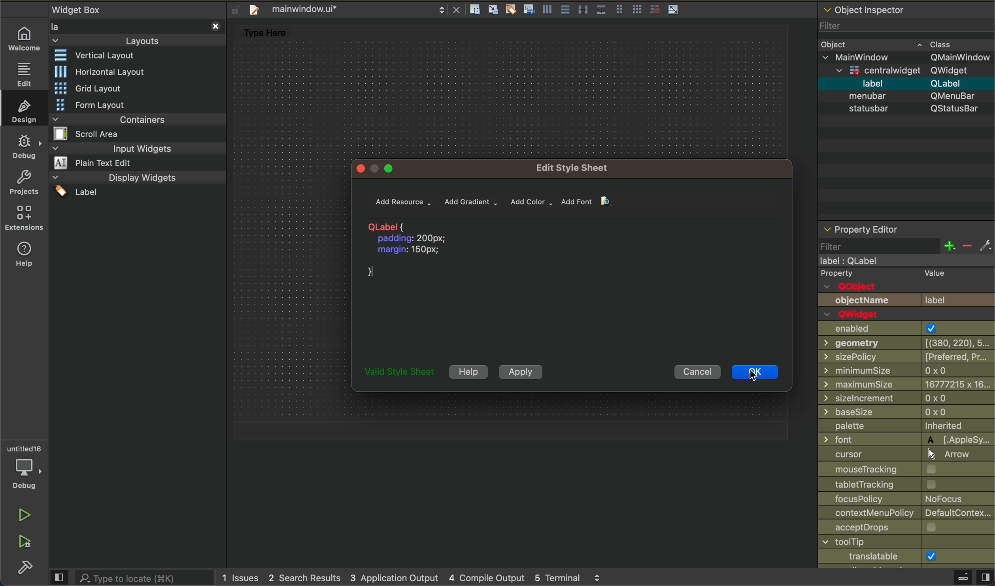  Describe the element at coordinates (26, 545) in the screenshot. I see `run abd debug` at that location.